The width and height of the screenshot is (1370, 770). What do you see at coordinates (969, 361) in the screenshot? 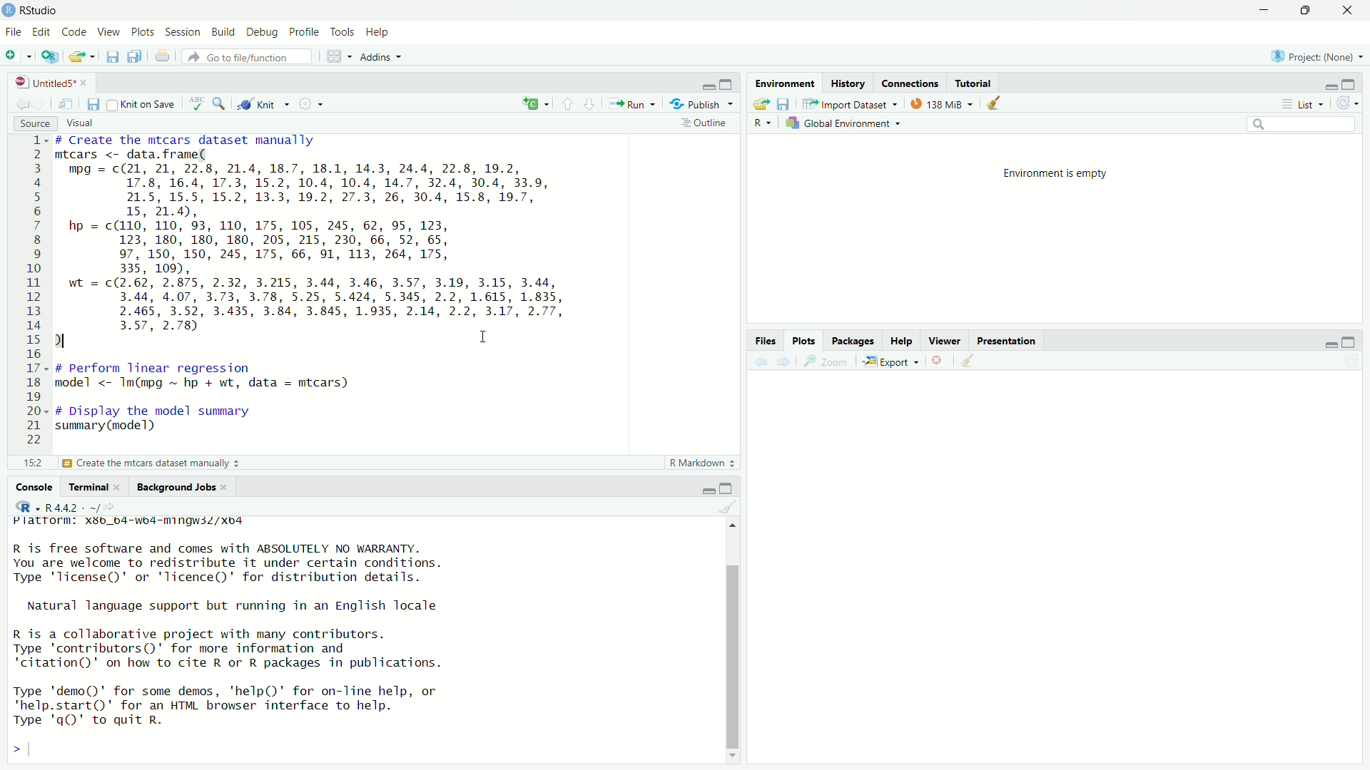
I see `clear all plots` at bounding box center [969, 361].